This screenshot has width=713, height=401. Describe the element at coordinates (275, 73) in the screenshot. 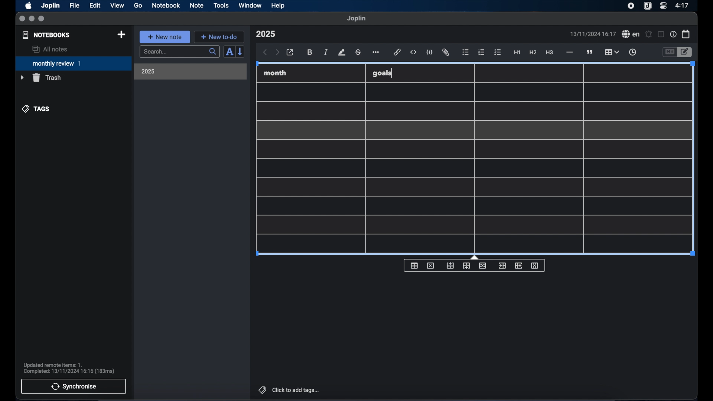

I see `month` at that location.